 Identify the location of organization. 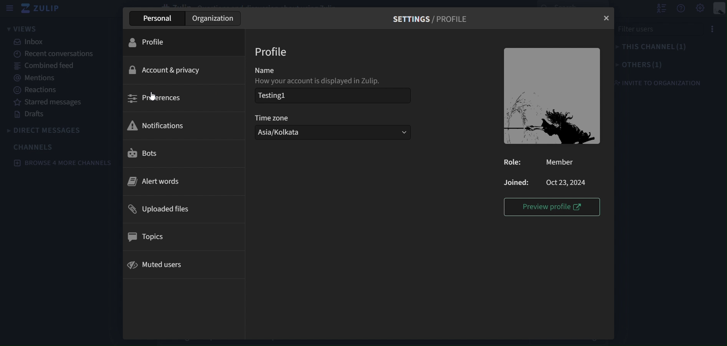
(213, 18).